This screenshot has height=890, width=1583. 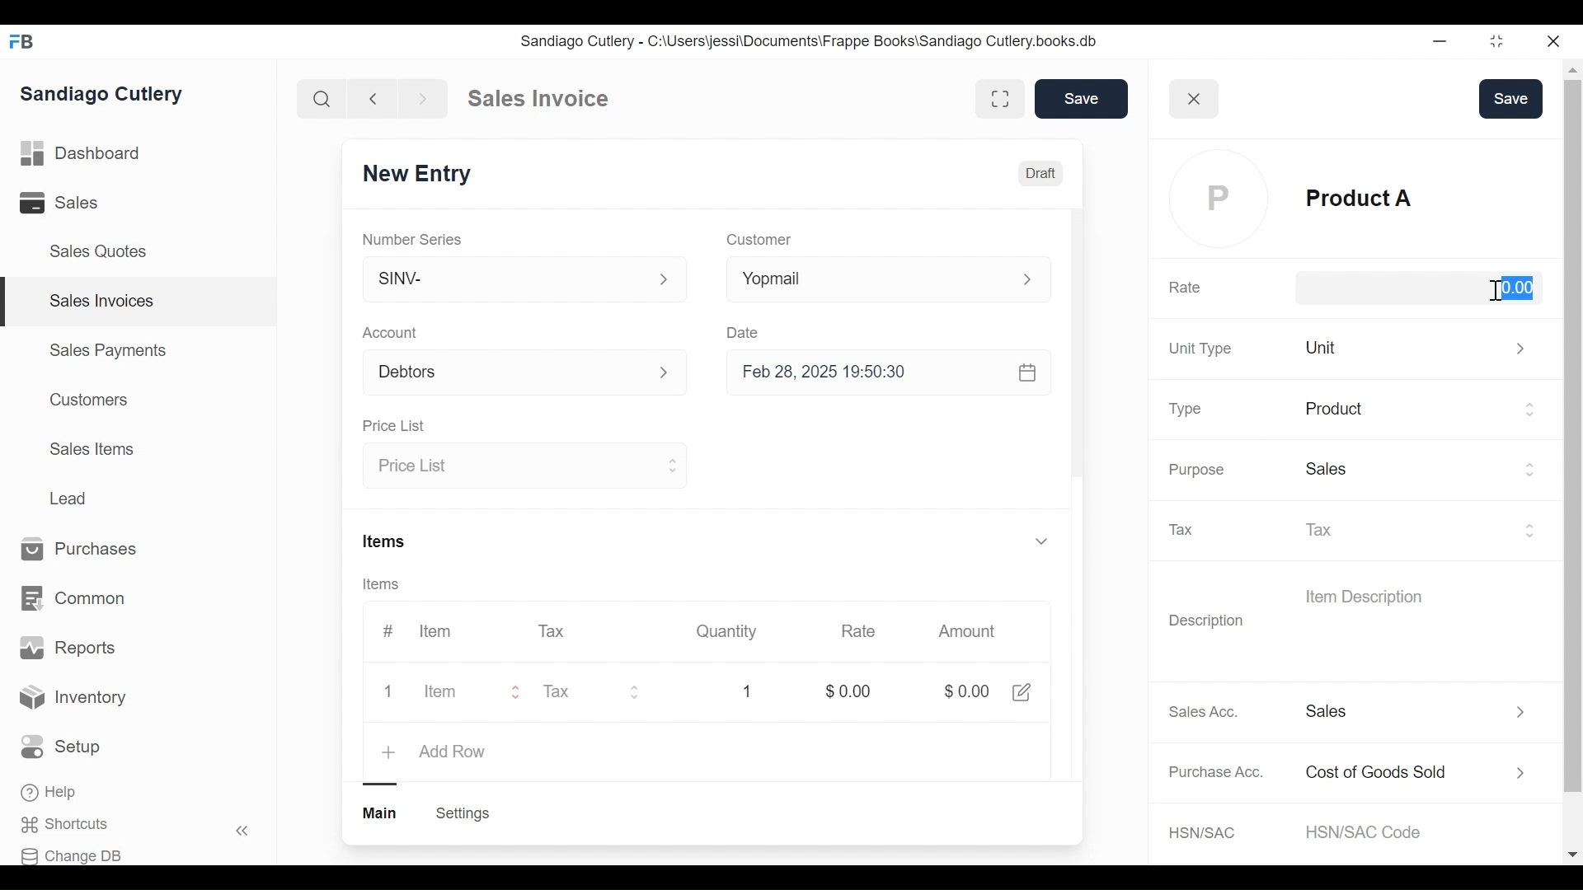 What do you see at coordinates (894, 375) in the screenshot?
I see `Feb 28, 2025 19:50:30 &` at bounding box center [894, 375].